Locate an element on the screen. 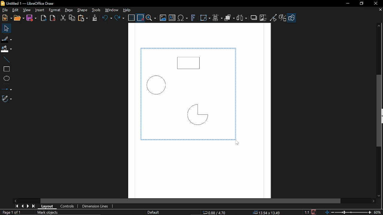  Insert fontwork is located at coordinates (192, 19).